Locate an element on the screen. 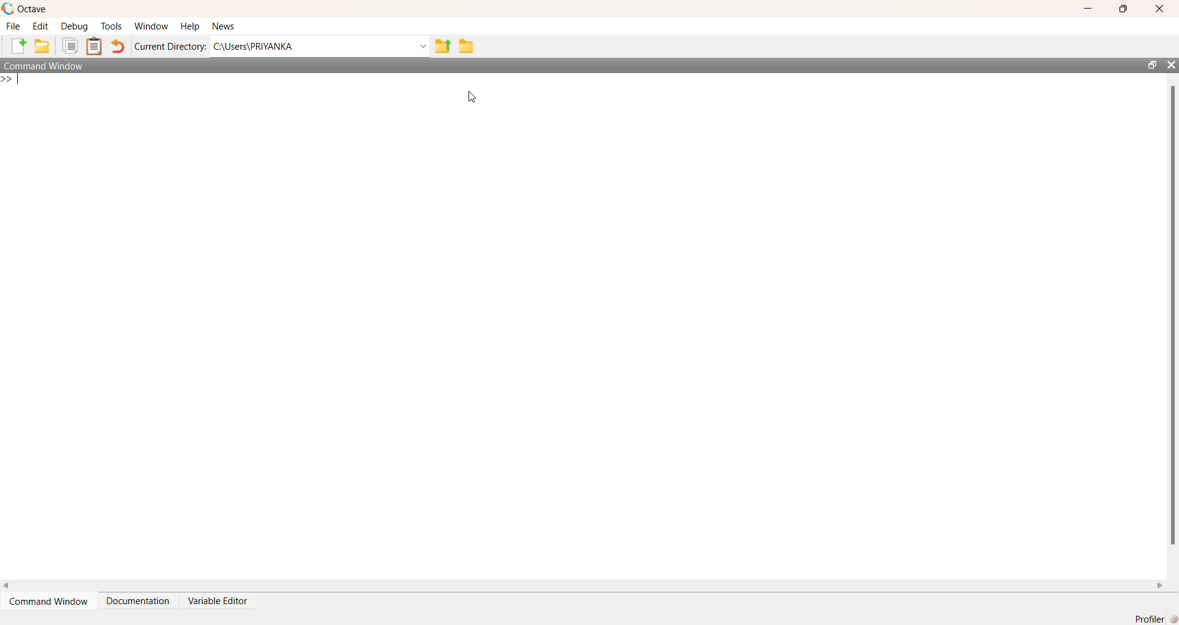 Image resolution: width=1179 pixels, height=625 pixels. scroll bar is located at coordinates (1171, 314).